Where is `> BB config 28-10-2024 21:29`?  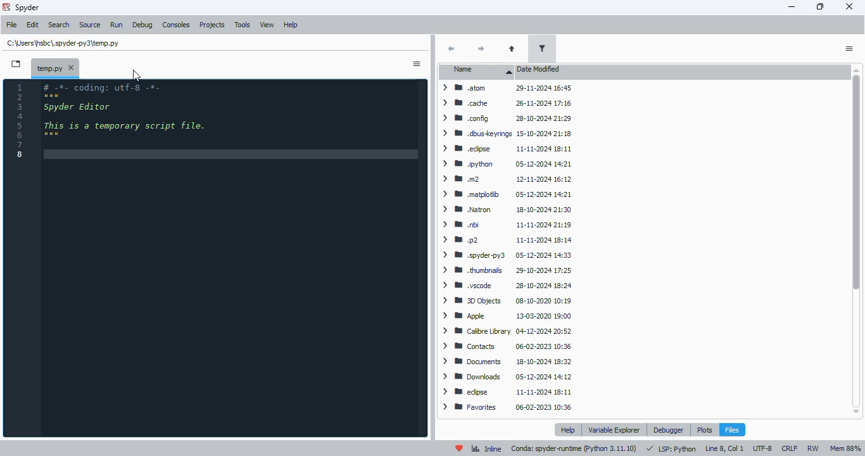 > BB config 28-10-2024 21:29 is located at coordinates (504, 119).